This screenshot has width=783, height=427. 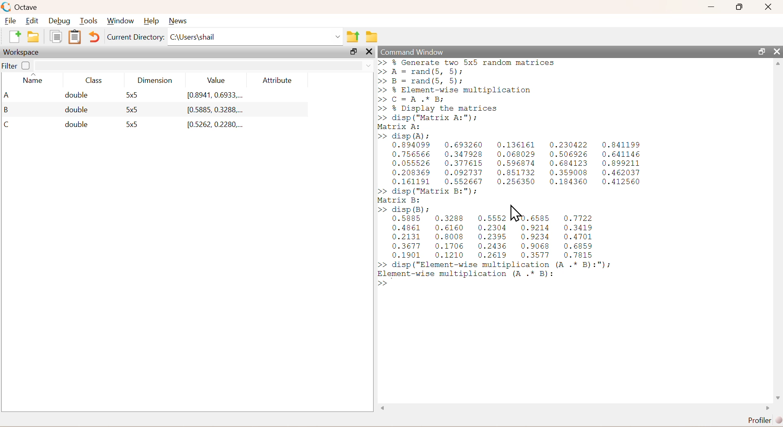 I want to click on Name, so click(x=34, y=80).